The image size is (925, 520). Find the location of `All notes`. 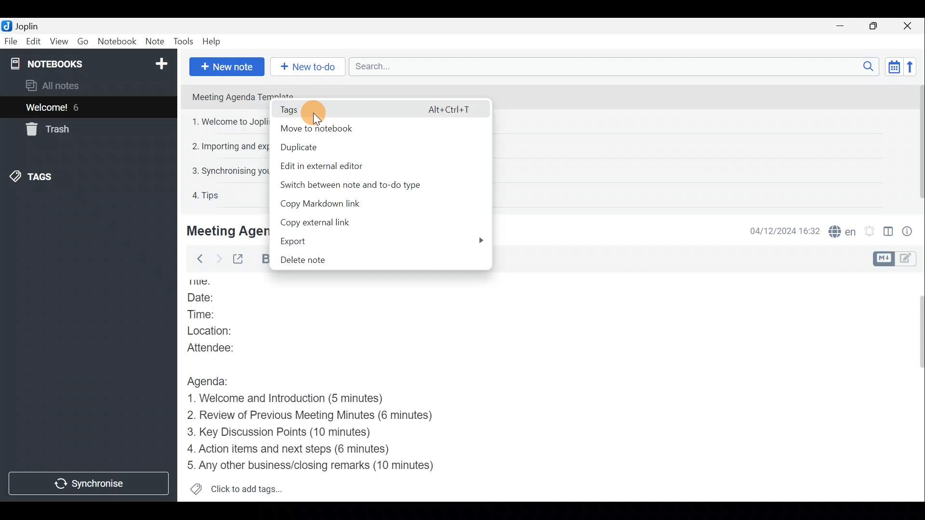

All notes is located at coordinates (68, 85).